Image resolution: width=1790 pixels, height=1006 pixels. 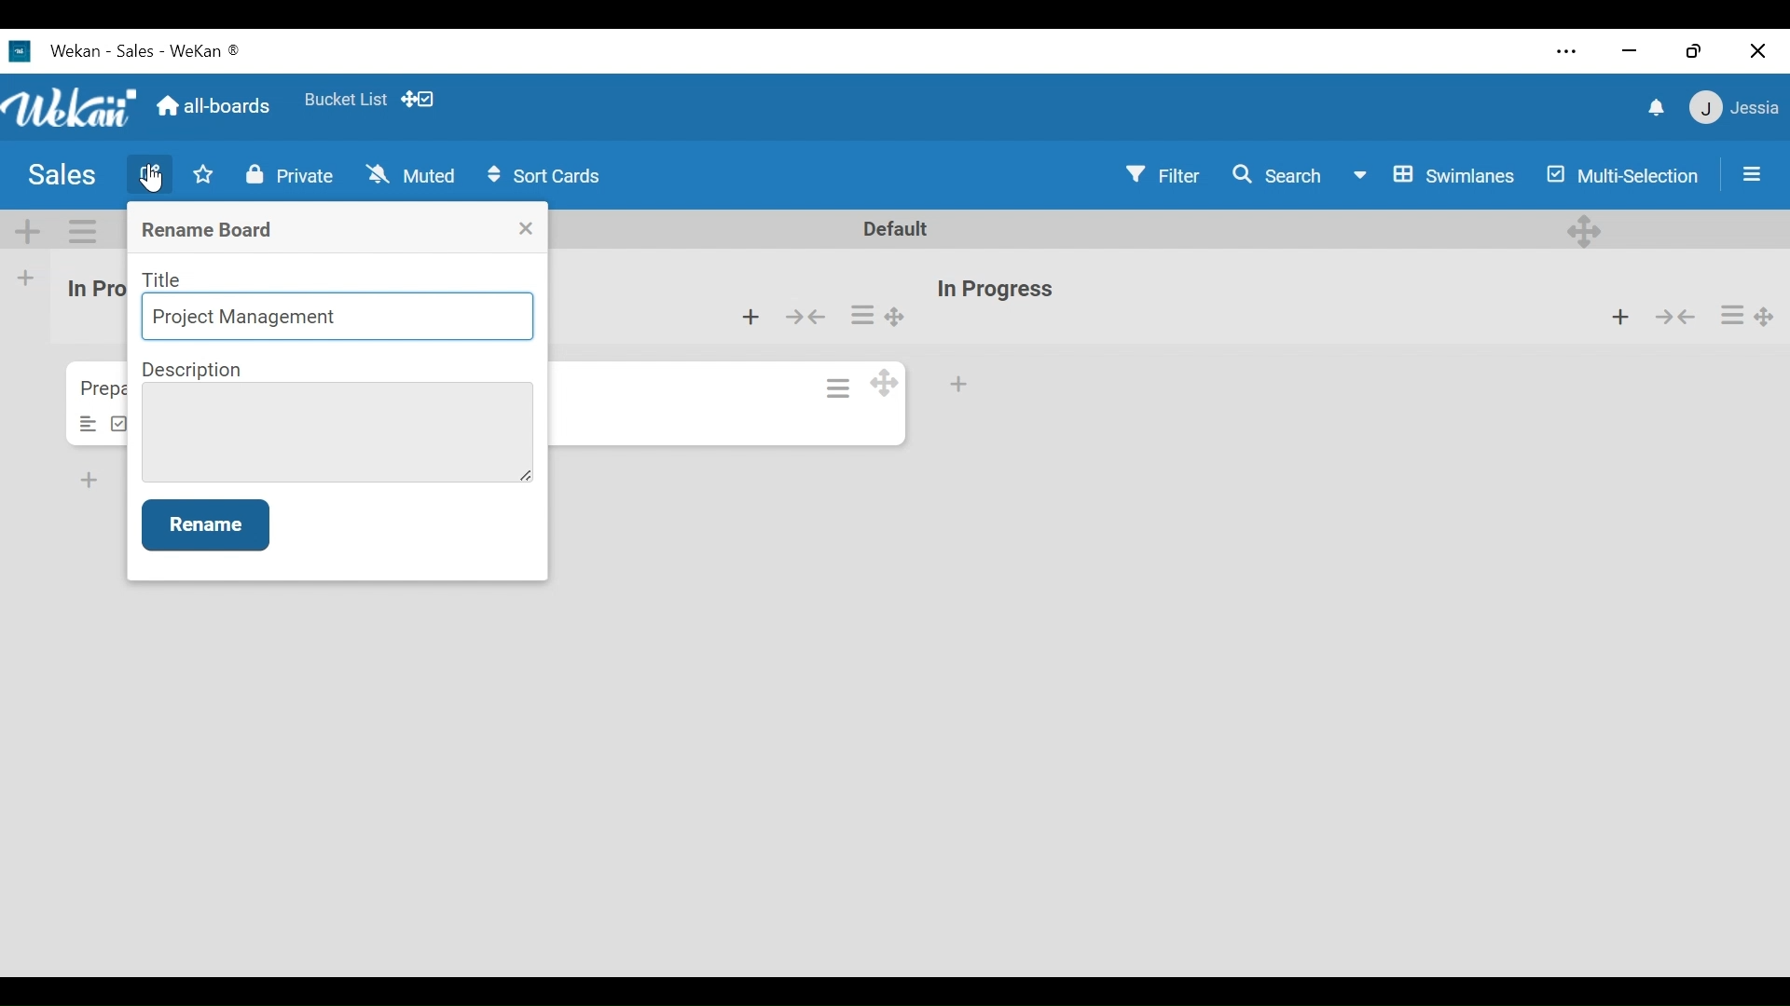 What do you see at coordinates (164, 279) in the screenshot?
I see `Title` at bounding box center [164, 279].